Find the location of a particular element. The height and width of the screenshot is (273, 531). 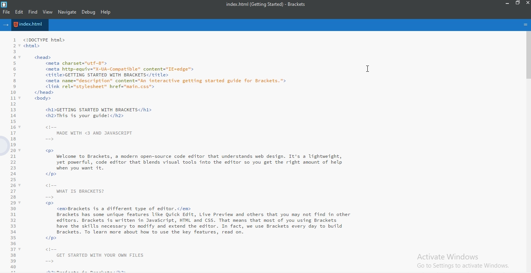

minimize is located at coordinates (508, 3).